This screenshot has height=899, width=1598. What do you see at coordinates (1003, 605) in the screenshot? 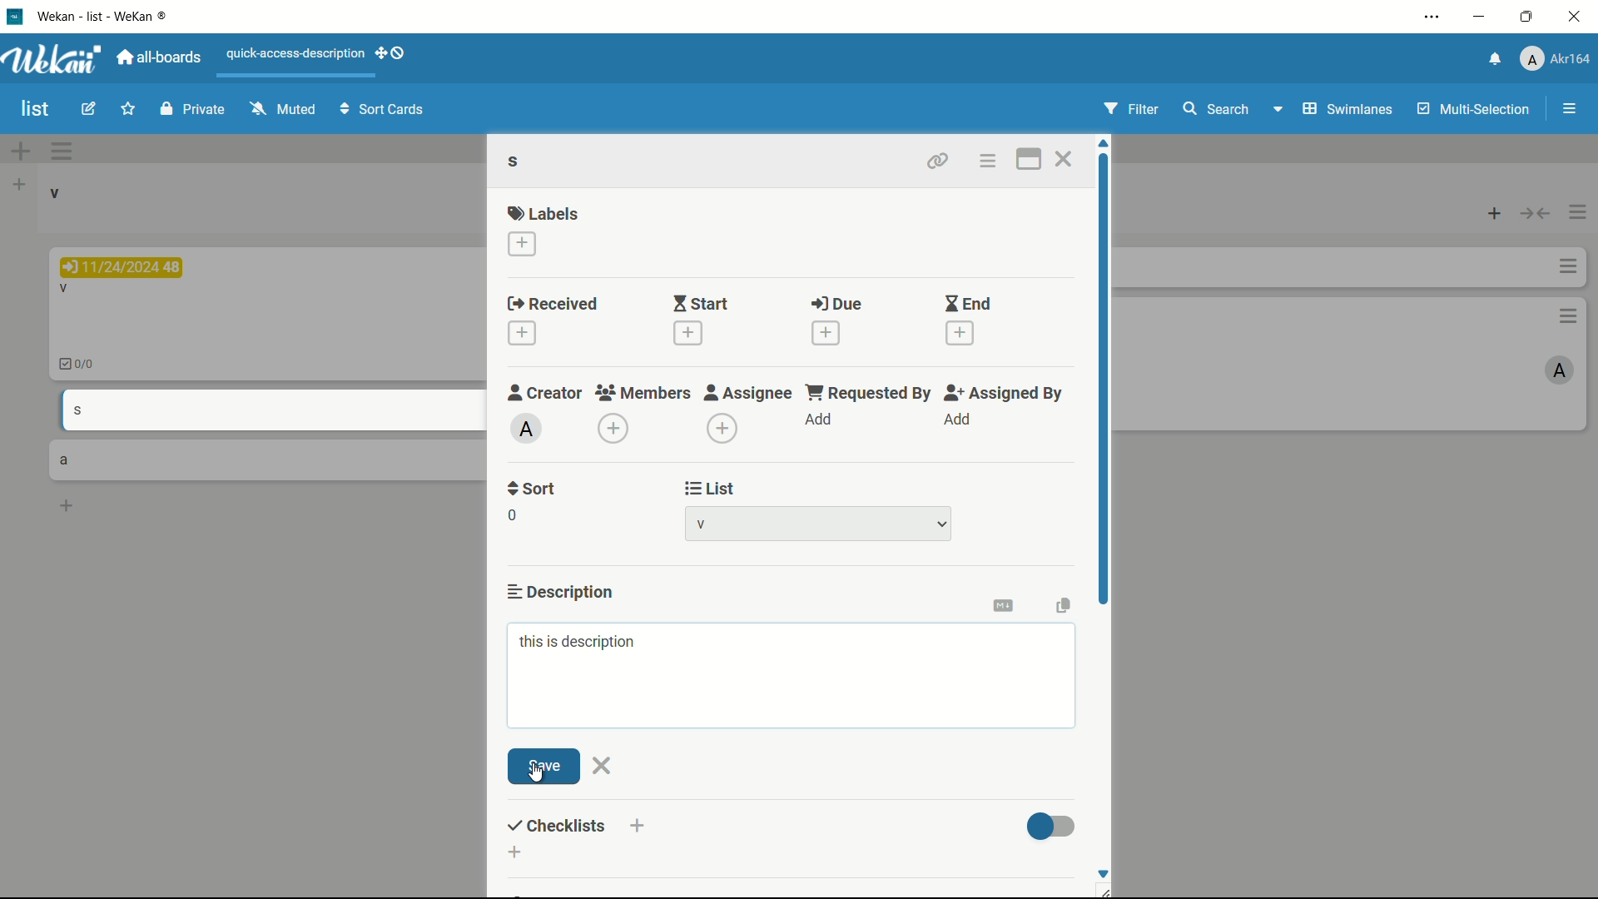
I see `convert to markdown` at bounding box center [1003, 605].